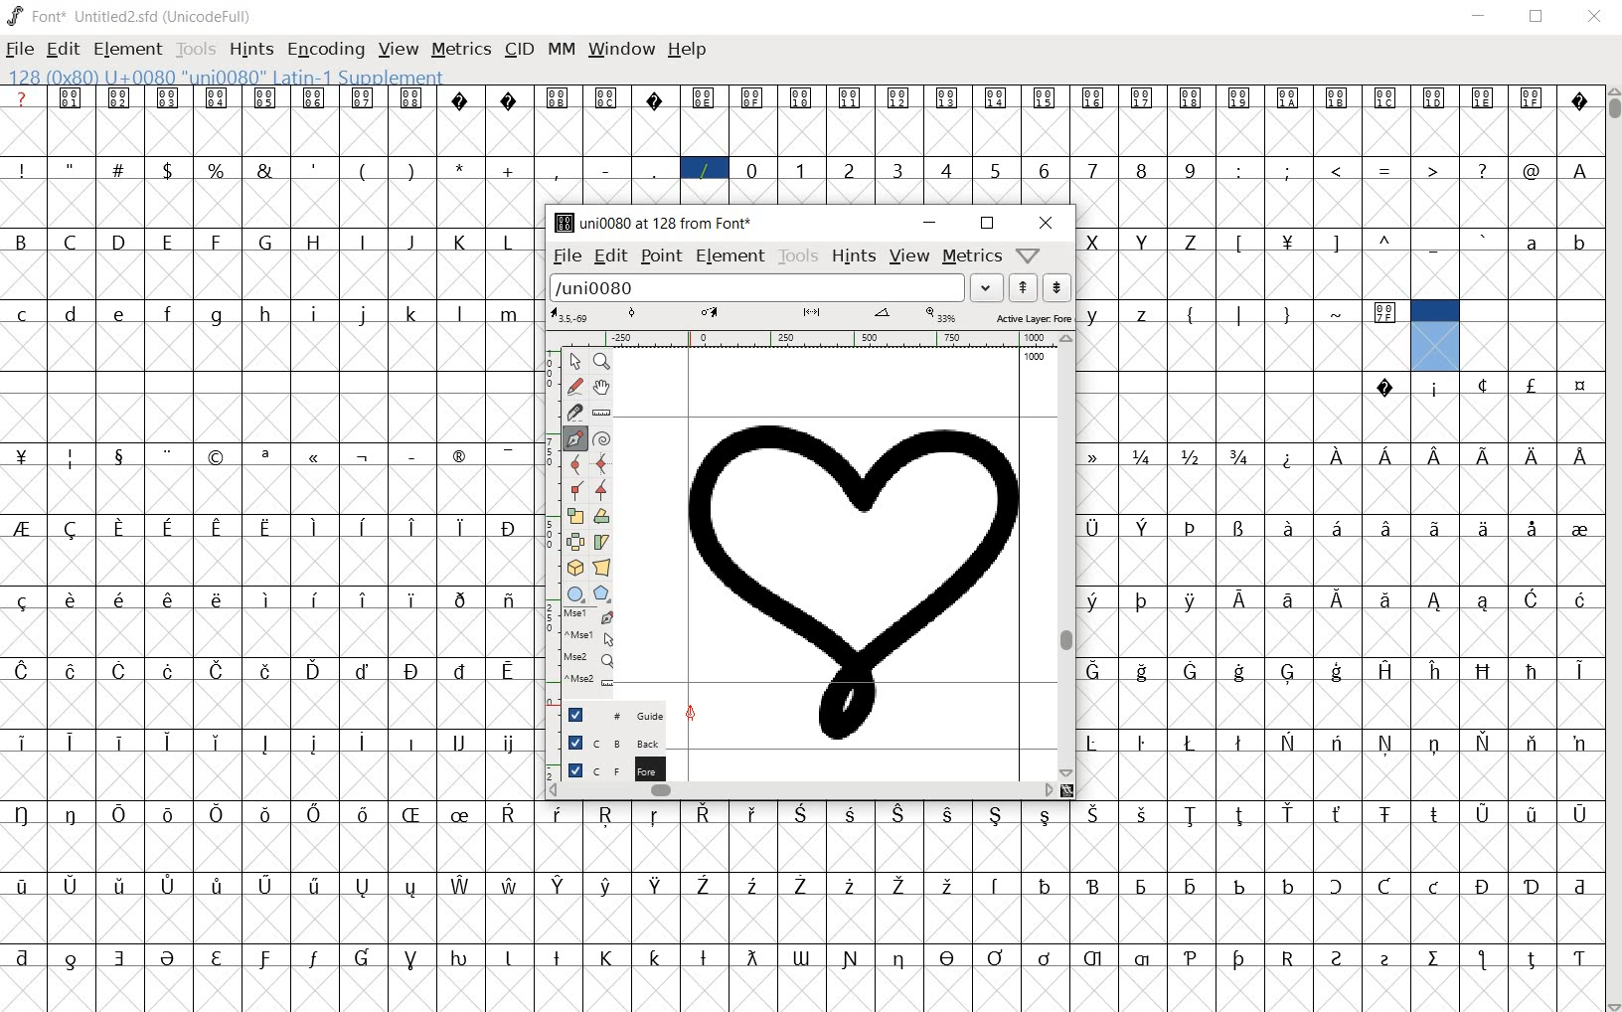  Describe the element at coordinates (409, 889) in the screenshot. I see `glyph` at that location.